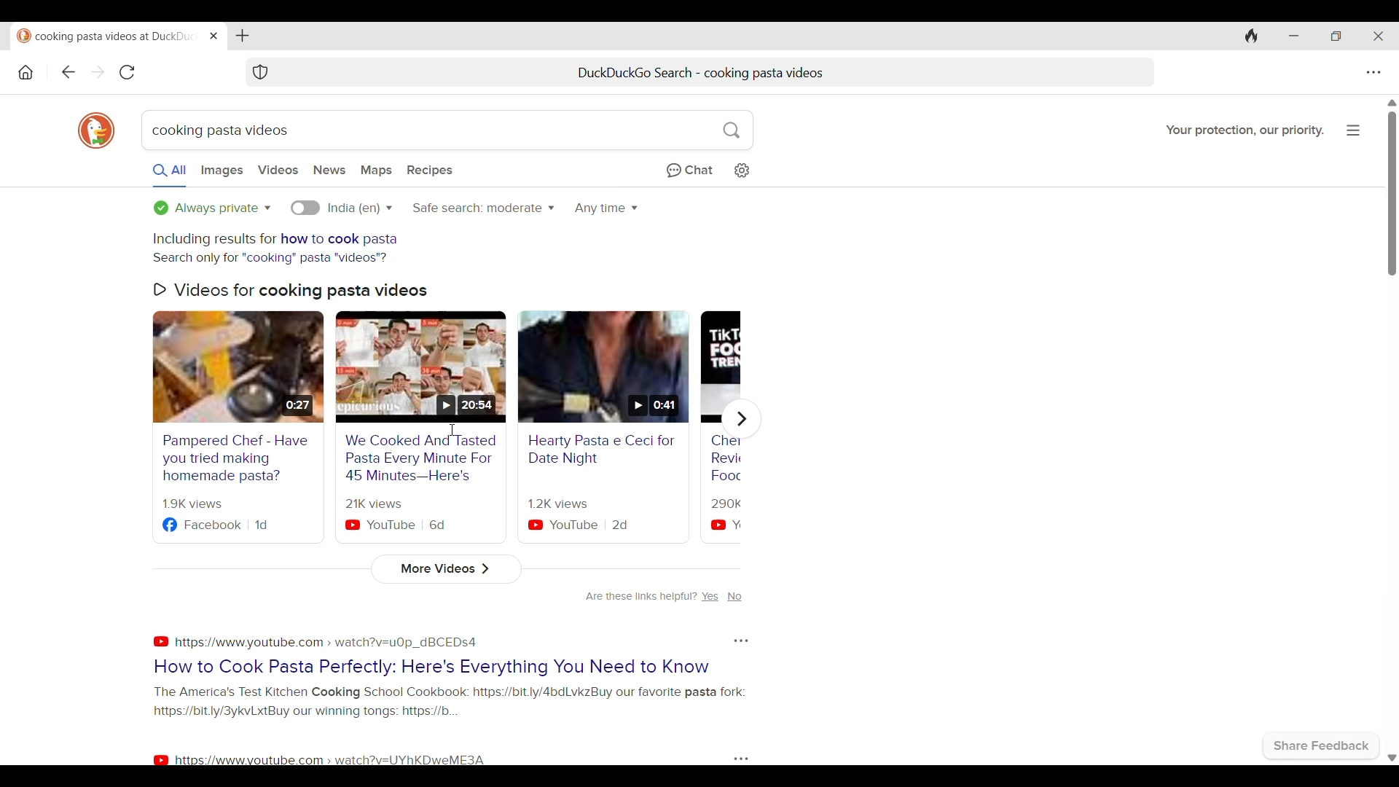 Image resolution: width=1399 pixels, height=787 pixels. Describe the element at coordinates (103, 36) in the screenshot. I see `Duckduckgo - your protection, our priority` at that location.